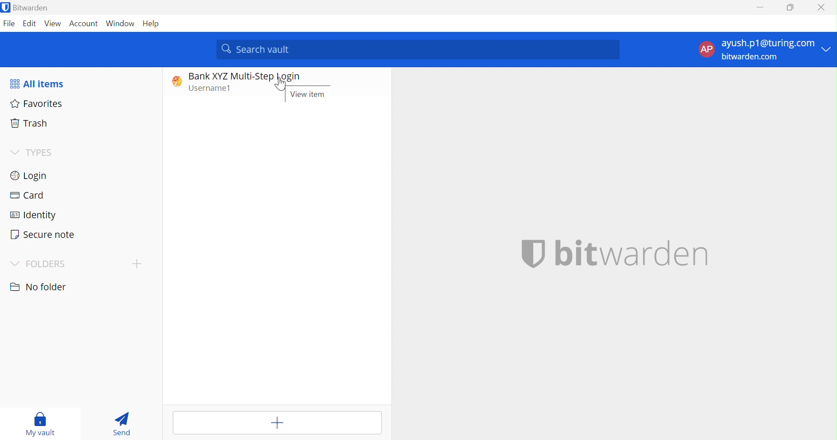  What do you see at coordinates (137, 263) in the screenshot?
I see `Add folder` at bounding box center [137, 263].